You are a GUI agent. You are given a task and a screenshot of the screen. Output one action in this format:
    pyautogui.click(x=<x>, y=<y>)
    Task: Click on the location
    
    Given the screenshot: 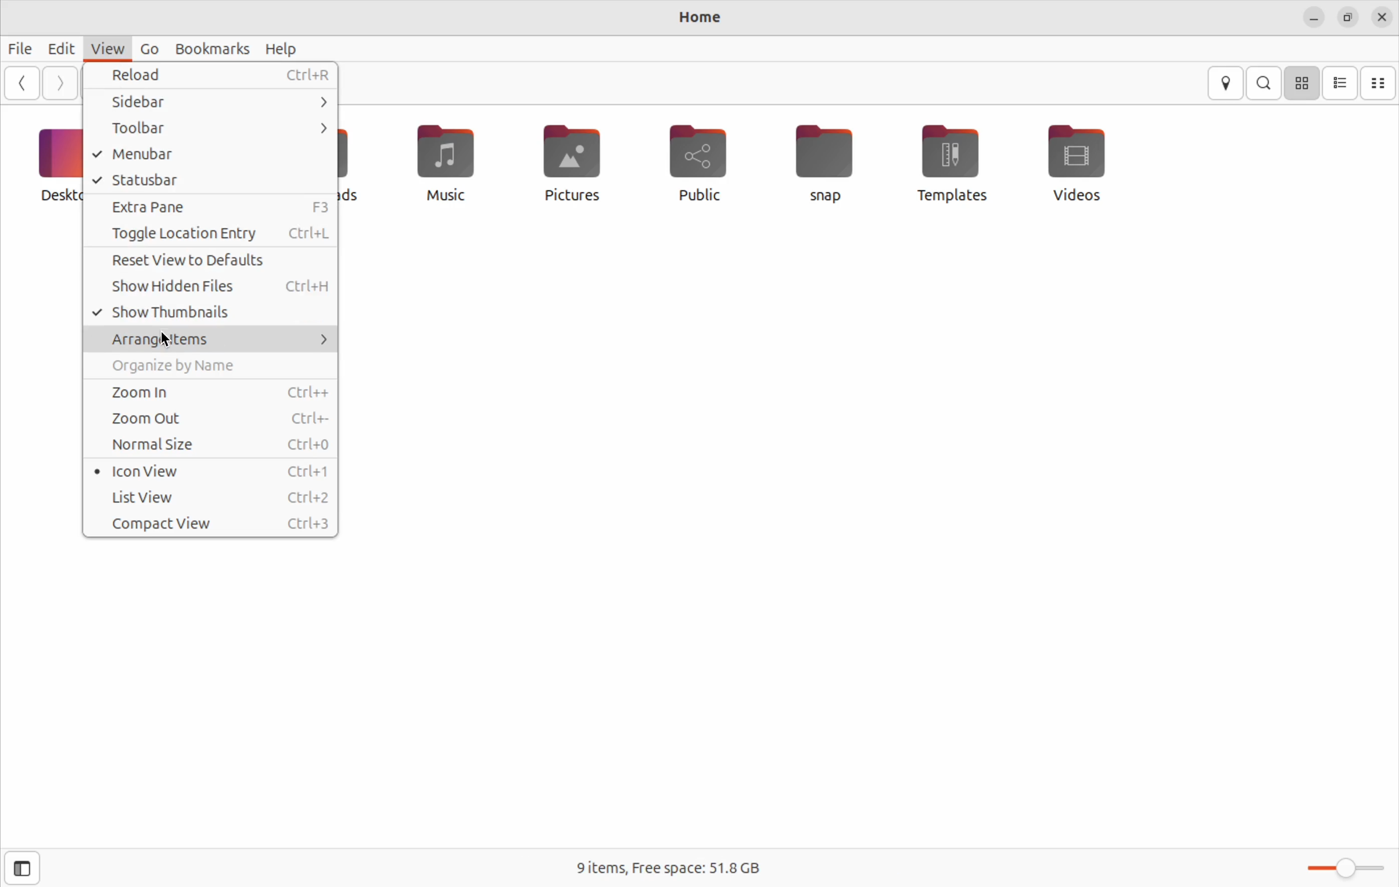 What is the action you would take?
    pyautogui.click(x=1225, y=83)
    